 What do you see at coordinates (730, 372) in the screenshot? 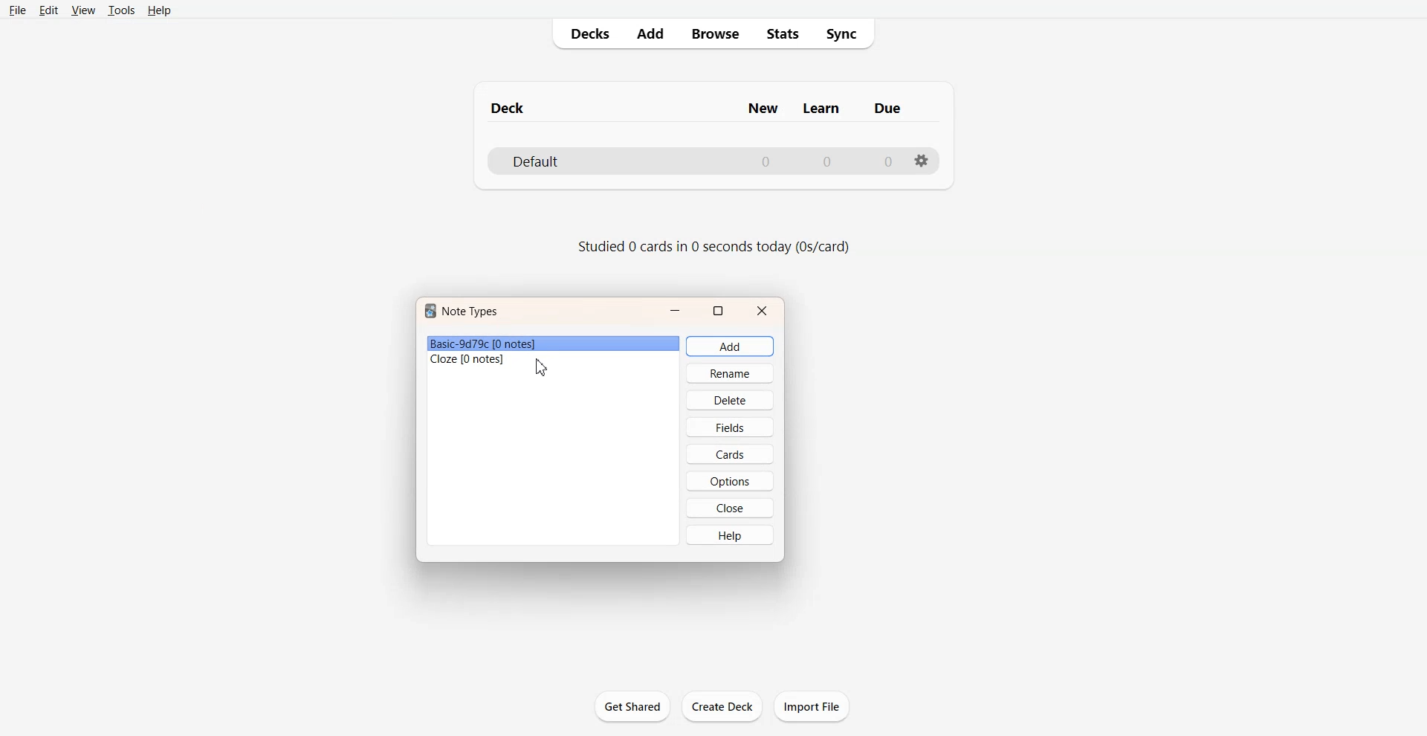
I see `Rename` at bounding box center [730, 372].